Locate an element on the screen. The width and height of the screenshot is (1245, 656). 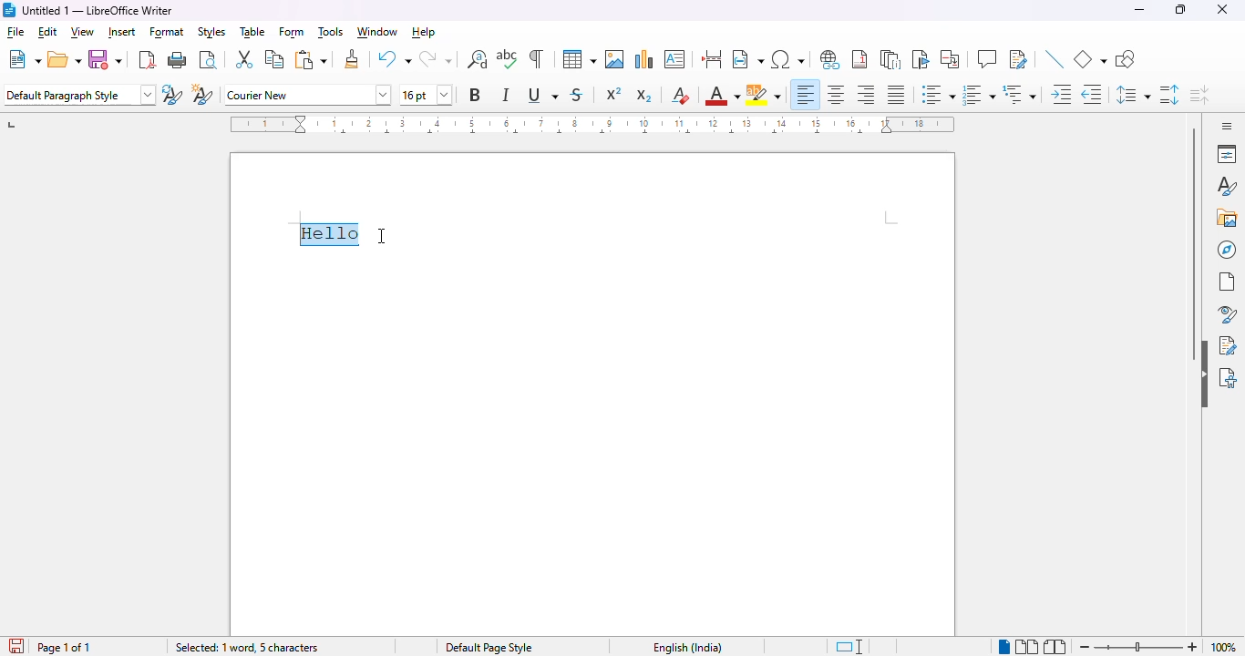
insert table is located at coordinates (580, 58).